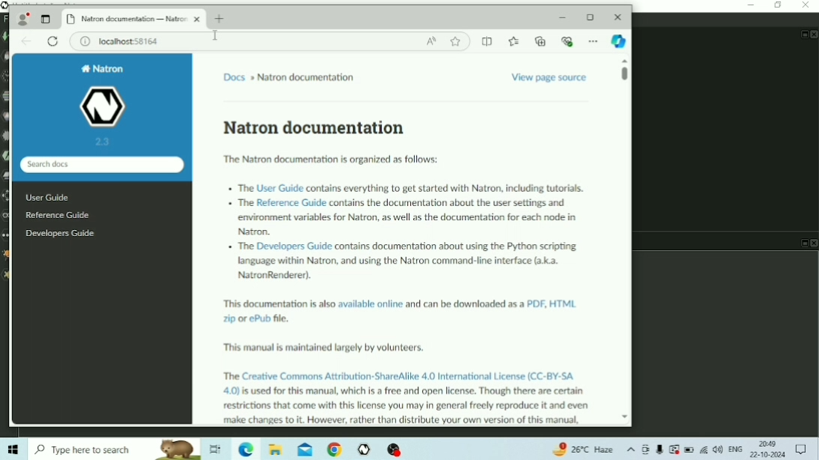 Image resolution: width=819 pixels, height=460 pixels. What do you see at coordinates (305, 449) in the screenshot?
I see `Mail` at bounding box center [305, 449].